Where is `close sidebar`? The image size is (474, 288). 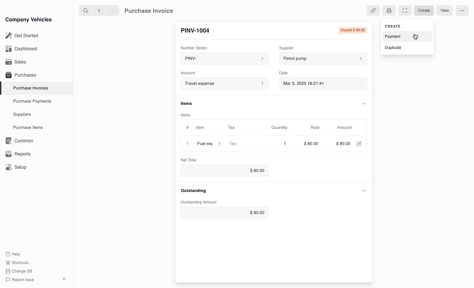 close sidebar is located at coordinates (65, 278).